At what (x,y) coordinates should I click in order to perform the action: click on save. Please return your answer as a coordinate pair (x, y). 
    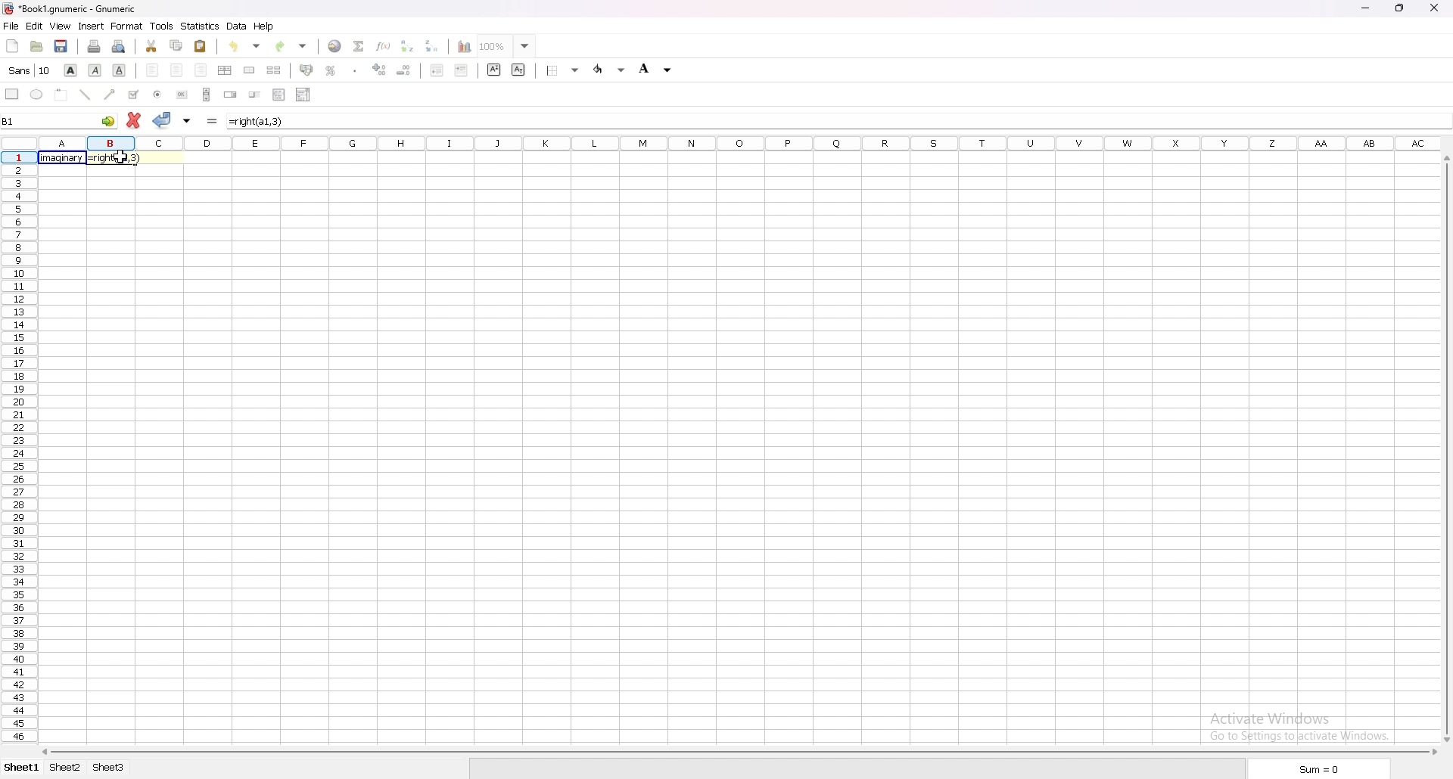
    Looking at the image, I should click on (61, 46).